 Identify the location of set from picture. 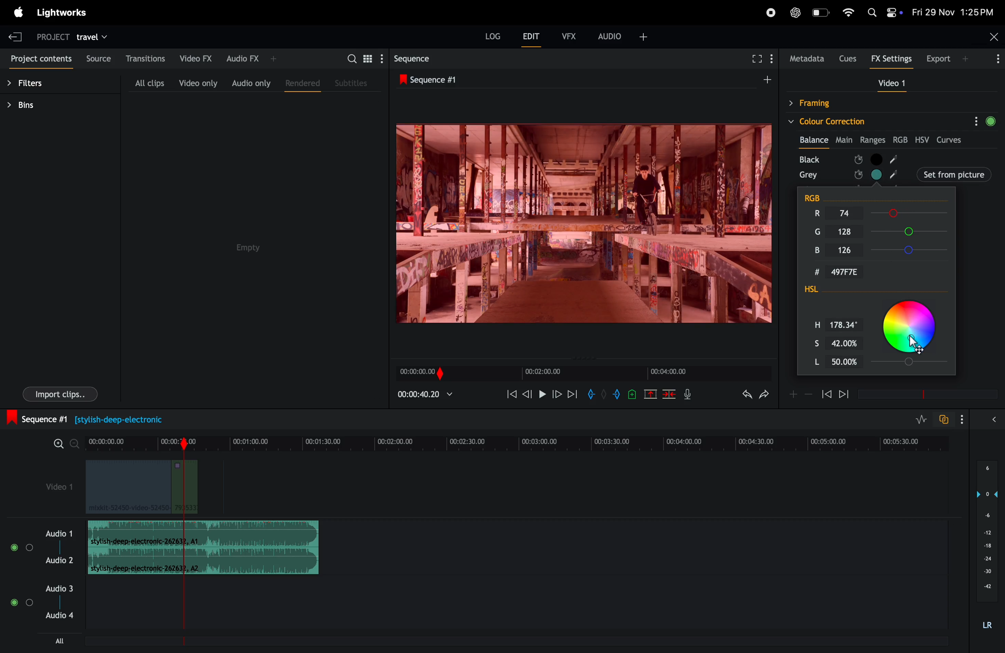
(922, 173).